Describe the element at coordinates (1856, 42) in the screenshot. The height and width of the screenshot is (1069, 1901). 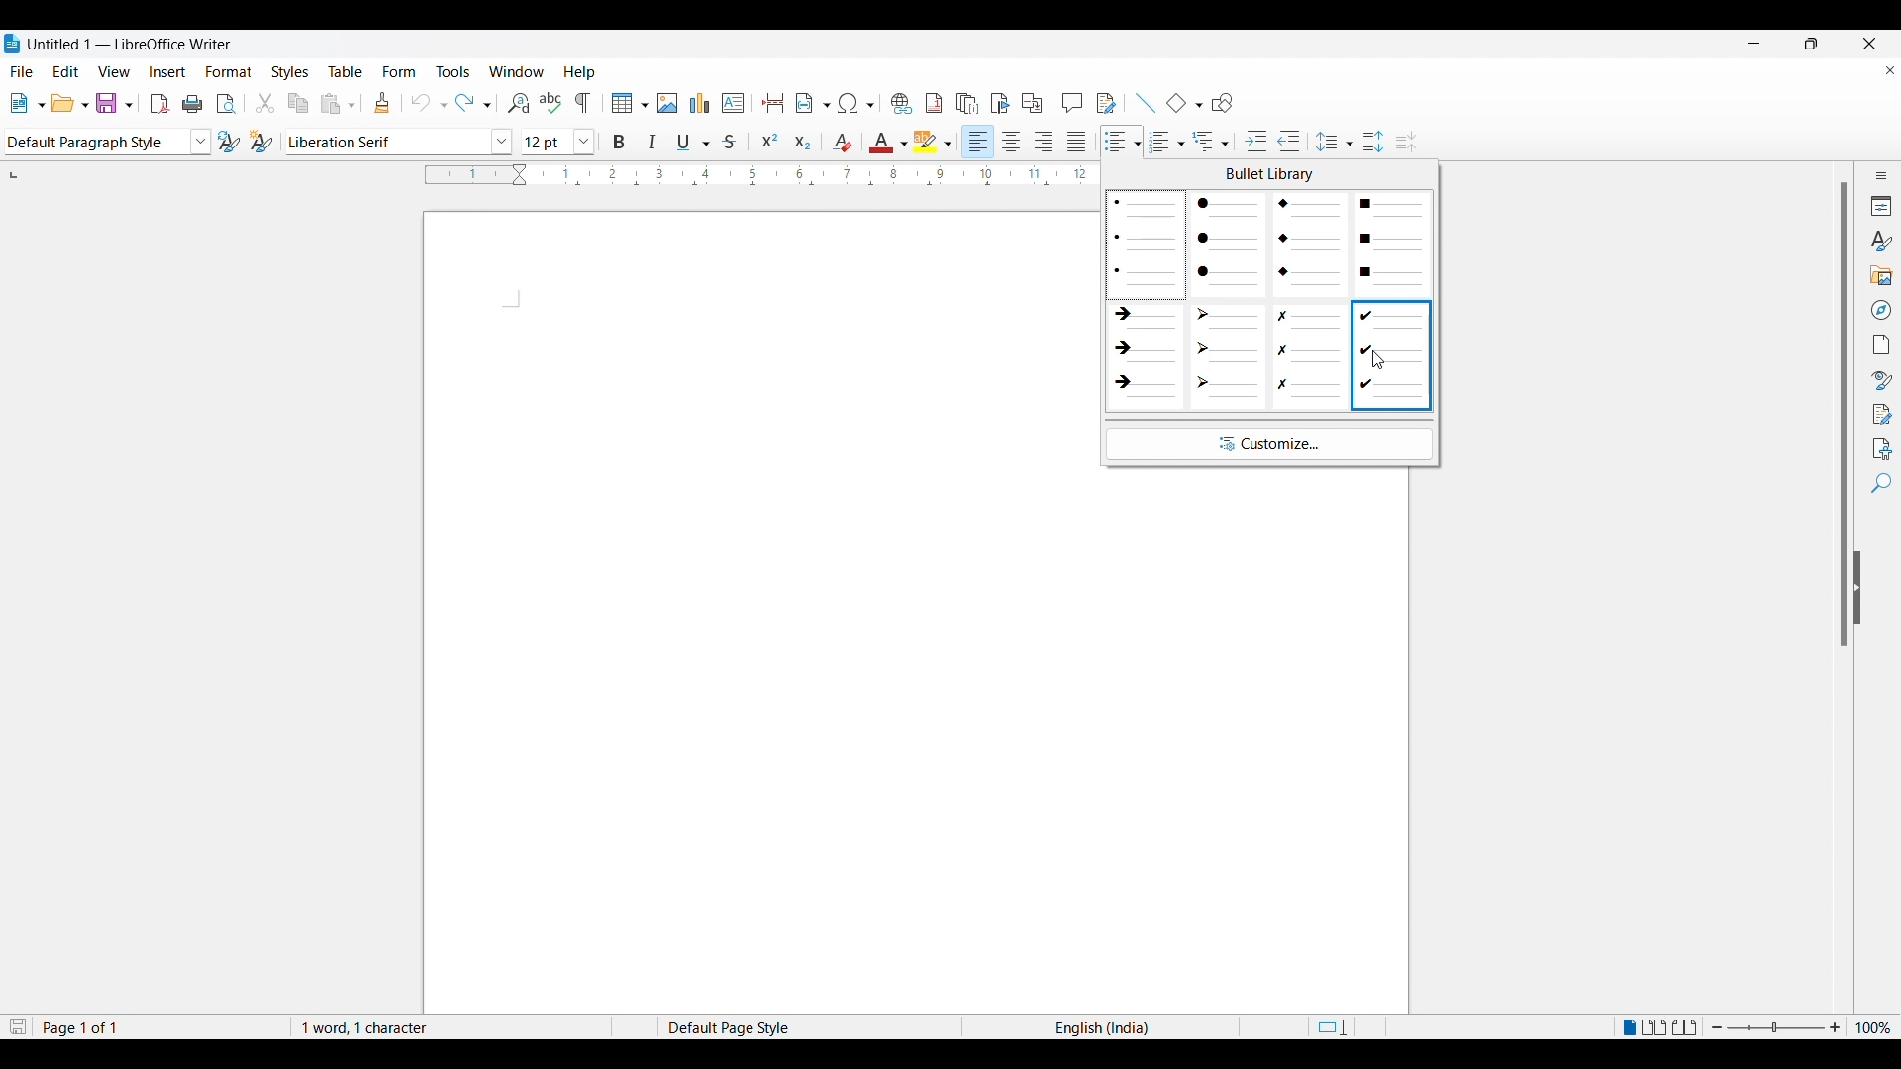
I see `close` at that location.